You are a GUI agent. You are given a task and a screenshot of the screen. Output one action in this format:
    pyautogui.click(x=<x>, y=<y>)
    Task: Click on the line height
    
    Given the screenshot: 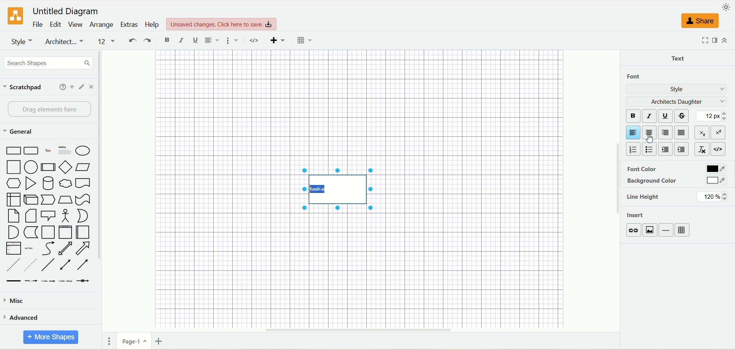 What is the action you would take?
    pyautogui.click(x=644, y=198)
    